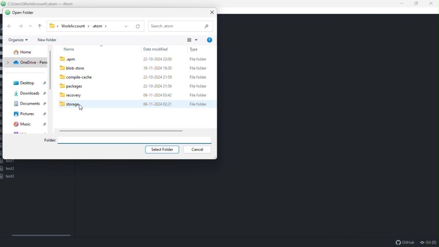  I want to click on horizontal scroll bar, so click(122, 131).